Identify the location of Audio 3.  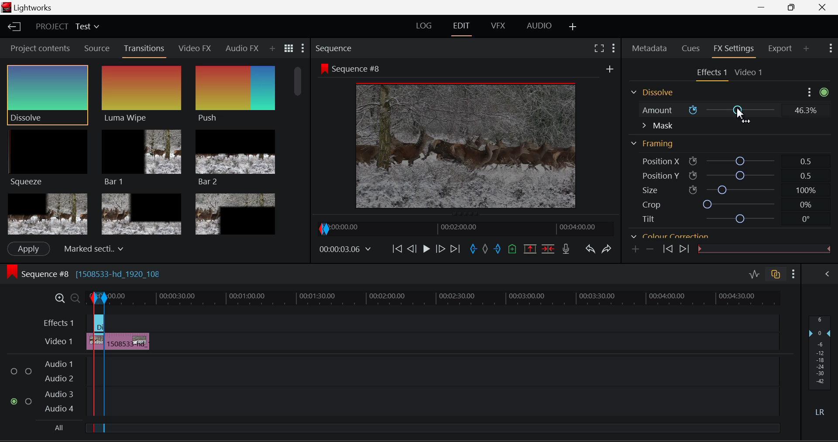
(58, 394).